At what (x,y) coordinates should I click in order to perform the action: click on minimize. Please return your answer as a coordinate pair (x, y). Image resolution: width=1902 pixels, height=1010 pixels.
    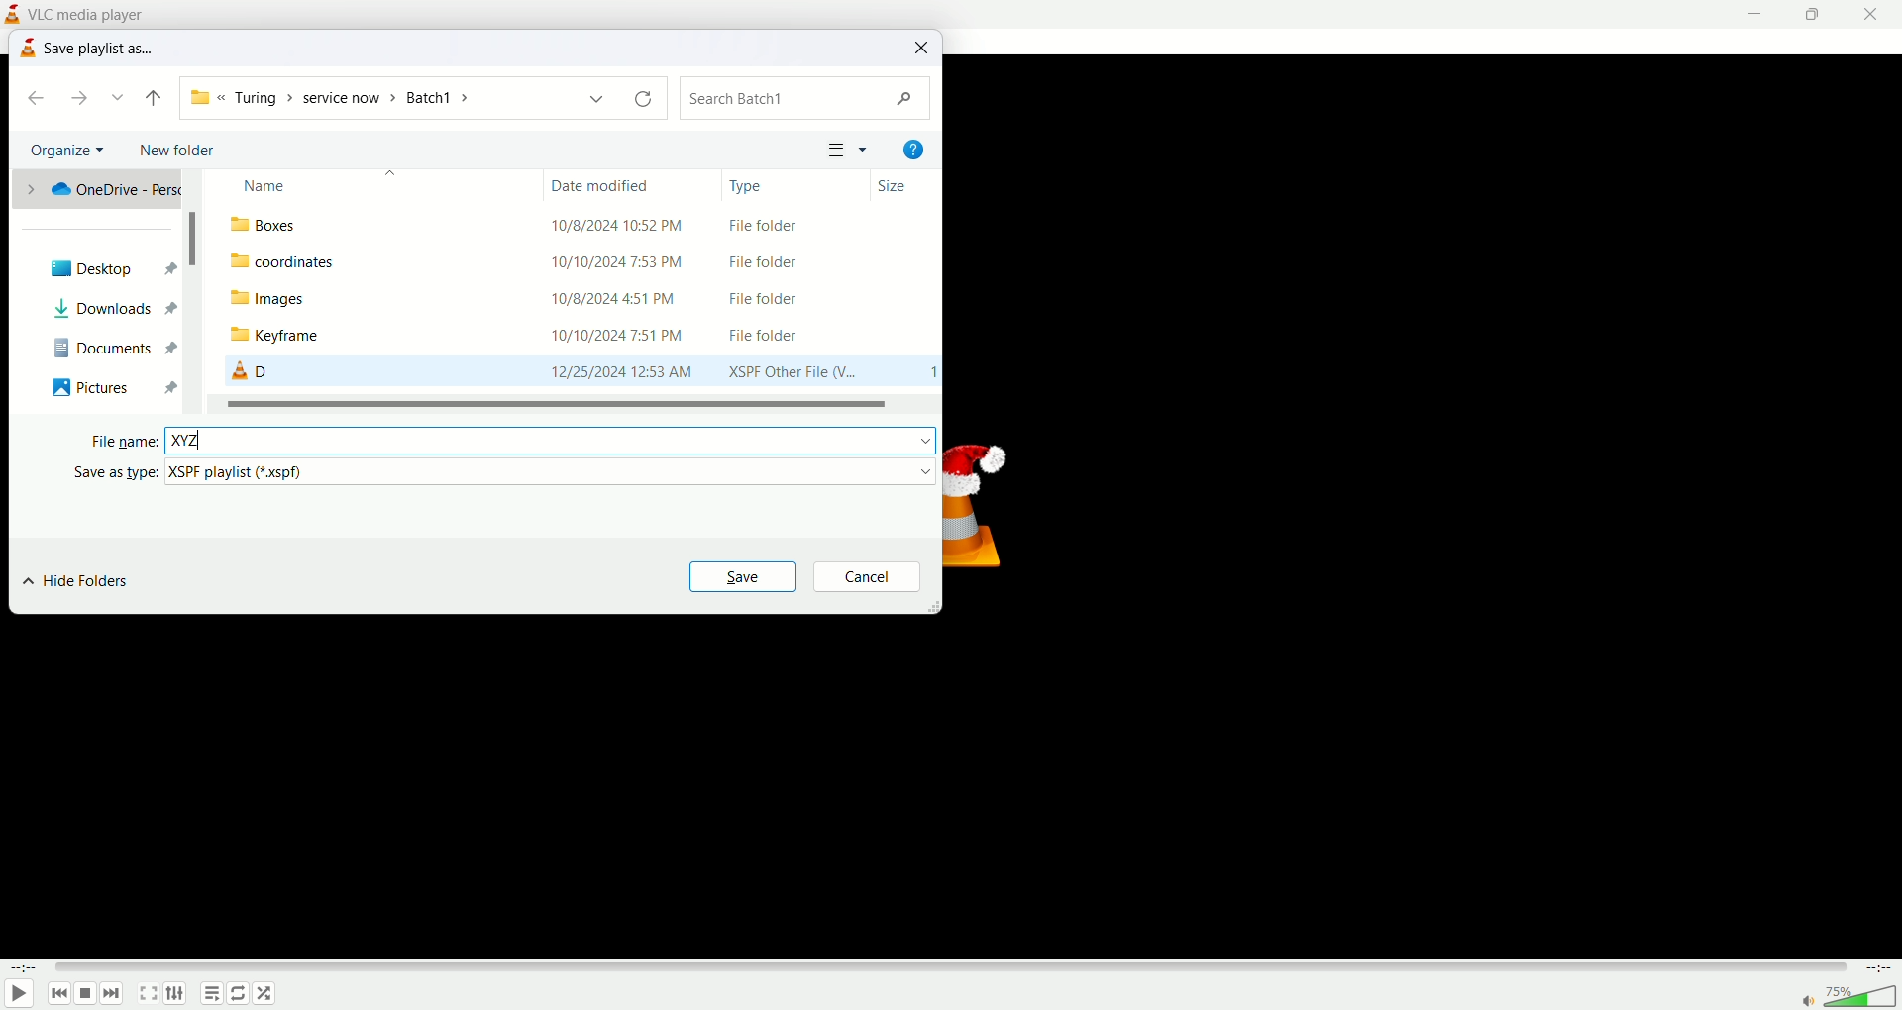
    Looking at the image, I should click on (1762, 14).